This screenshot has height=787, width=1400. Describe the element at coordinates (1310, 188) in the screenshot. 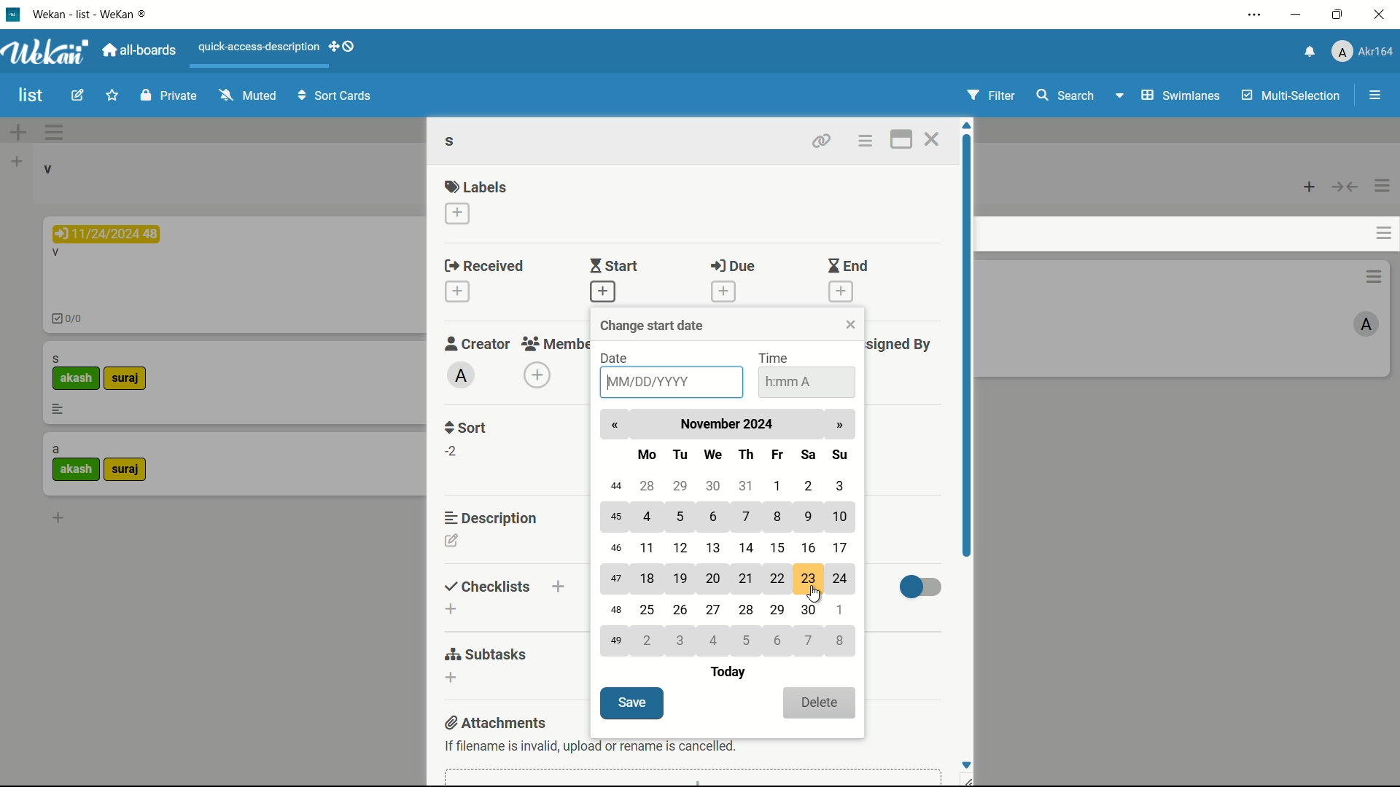

I see `add card top of list` at that location.